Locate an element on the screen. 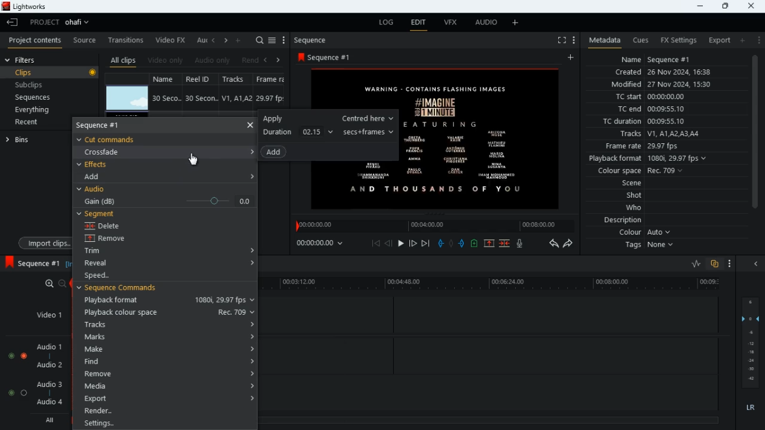  name is located at coordinates (167, 78).